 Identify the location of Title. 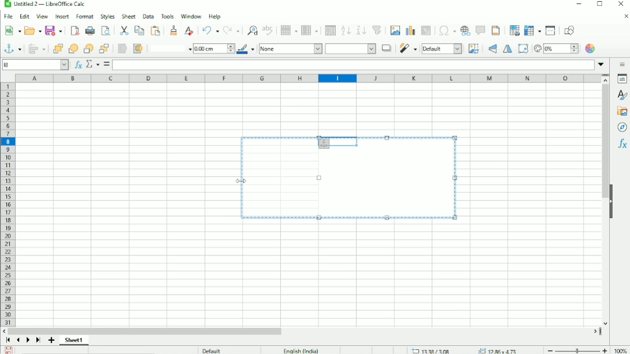
(46, 5).